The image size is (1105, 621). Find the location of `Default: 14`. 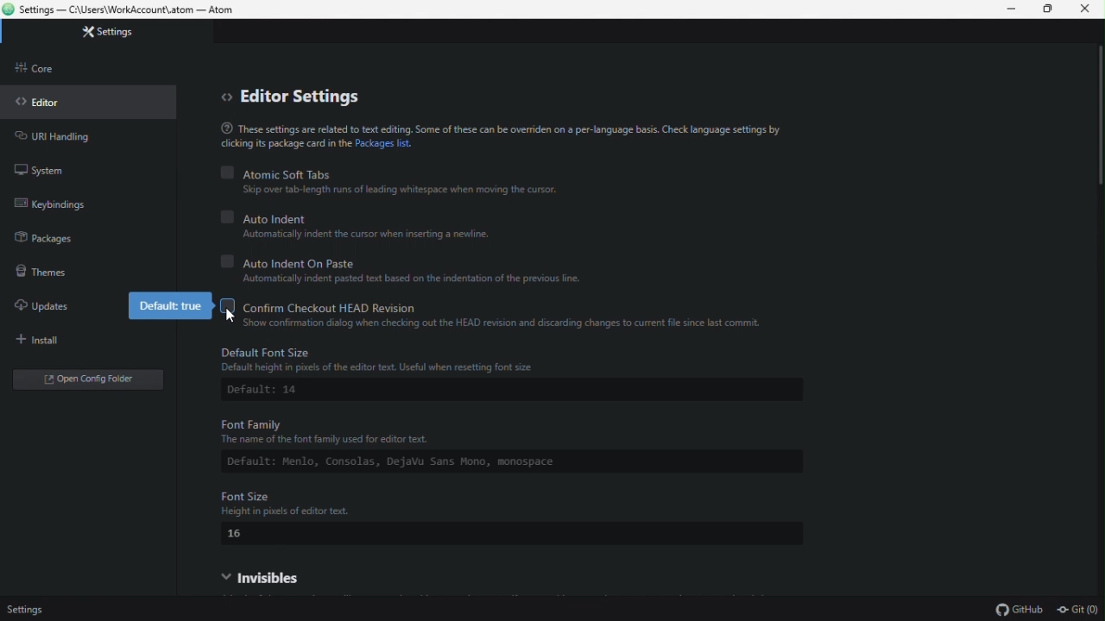

Default: 14 is located at coordinates (272, 391).